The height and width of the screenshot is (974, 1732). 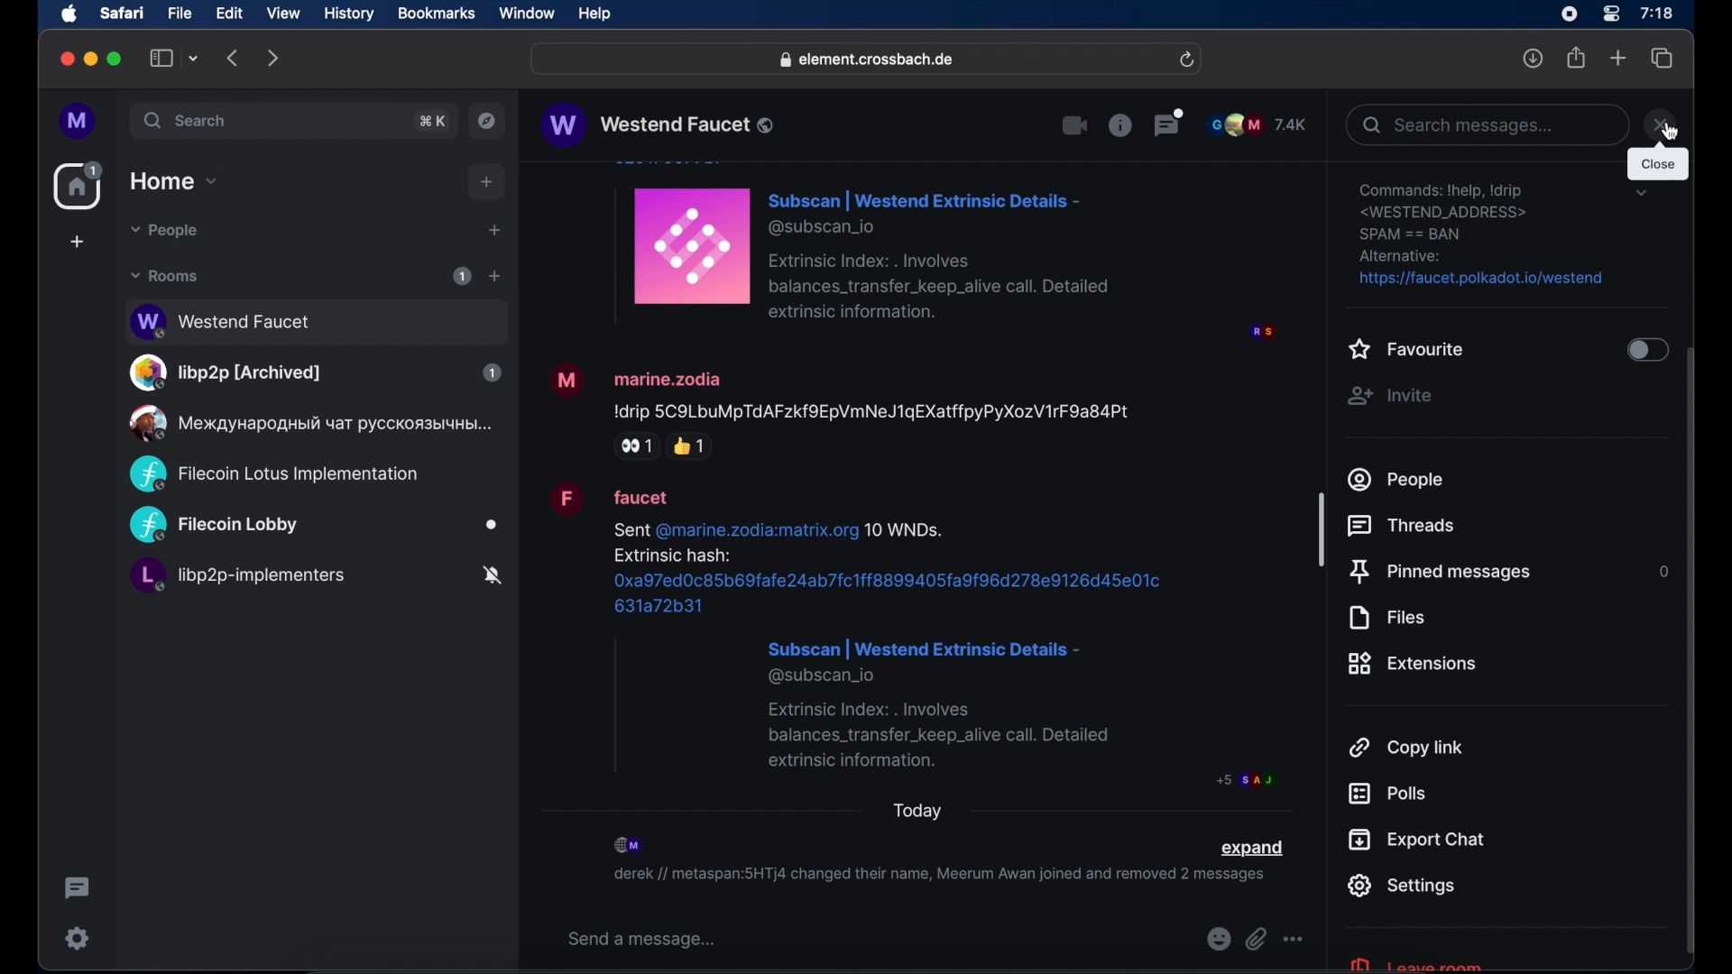 I want to click on backward, so click(x=234, y=58).